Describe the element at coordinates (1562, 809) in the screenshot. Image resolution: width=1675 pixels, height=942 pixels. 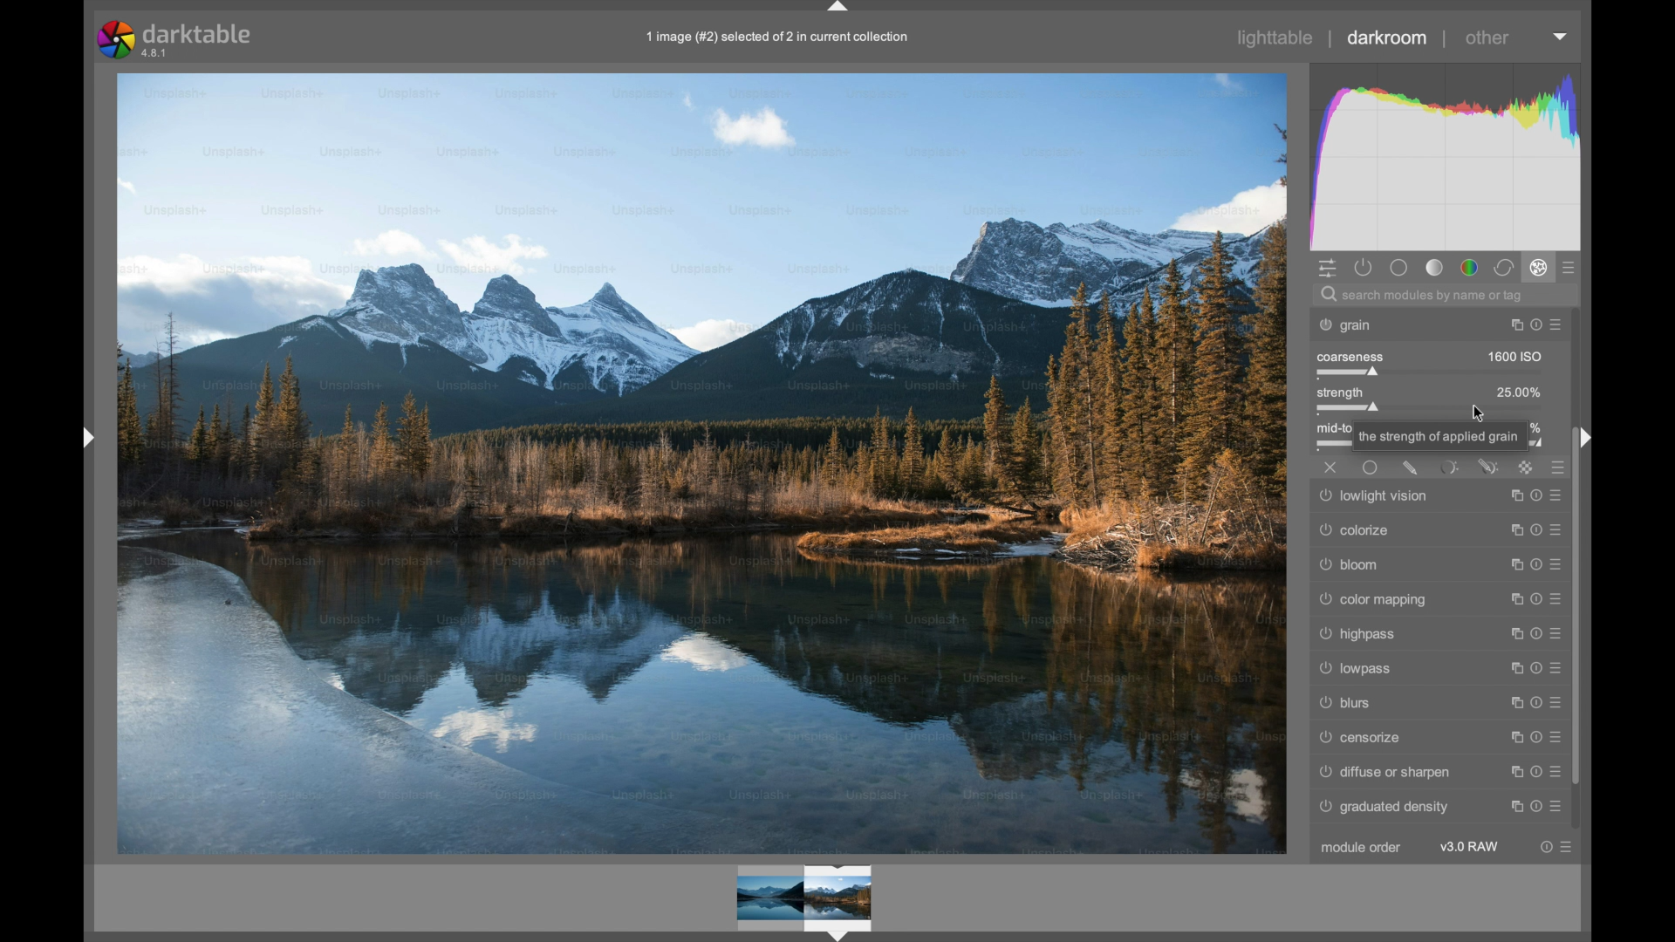
I see `presets` at that location.